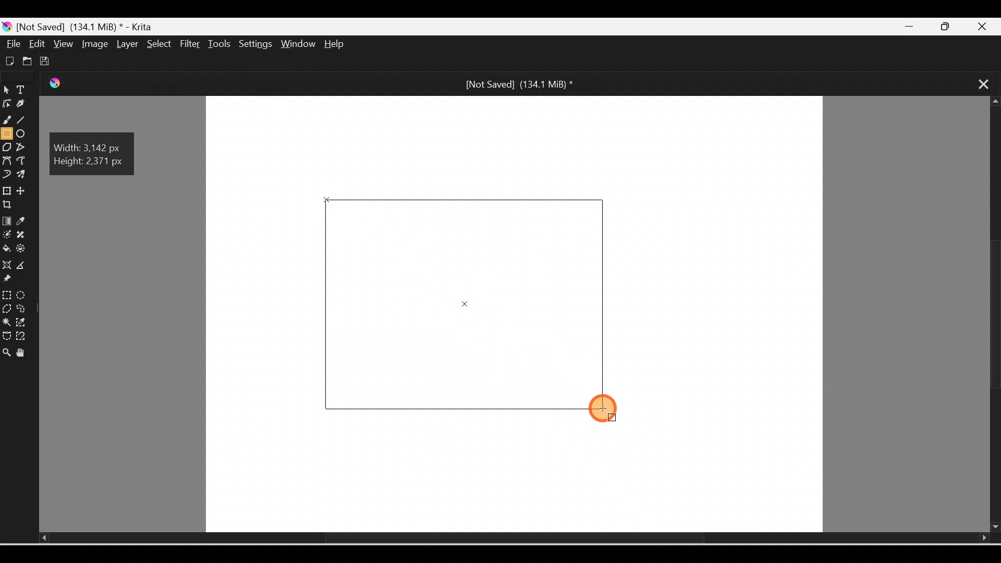 This screenshot has width=1001, height=563. I want to click on Crop an image, so click(12, 205).